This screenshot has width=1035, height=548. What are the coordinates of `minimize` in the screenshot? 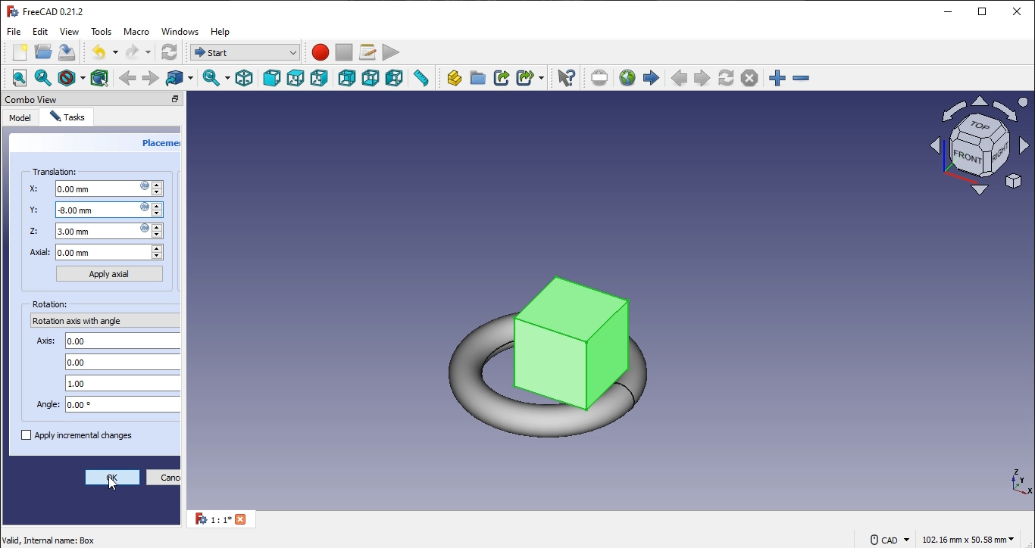 It's located at (949, 11).